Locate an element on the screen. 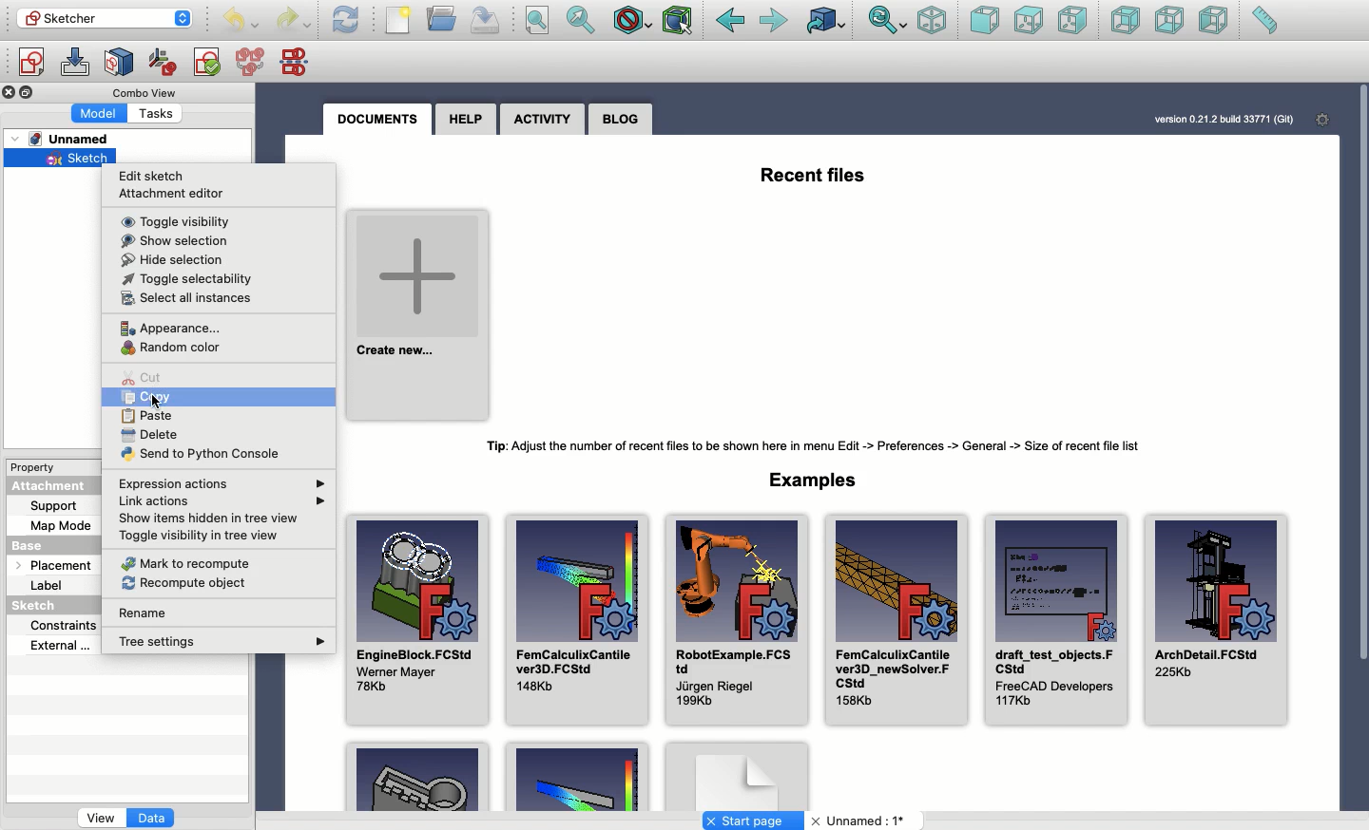 Image resolution: width=1369 pixels, height=830 pixels. Open is located at coordinates (443, 18).